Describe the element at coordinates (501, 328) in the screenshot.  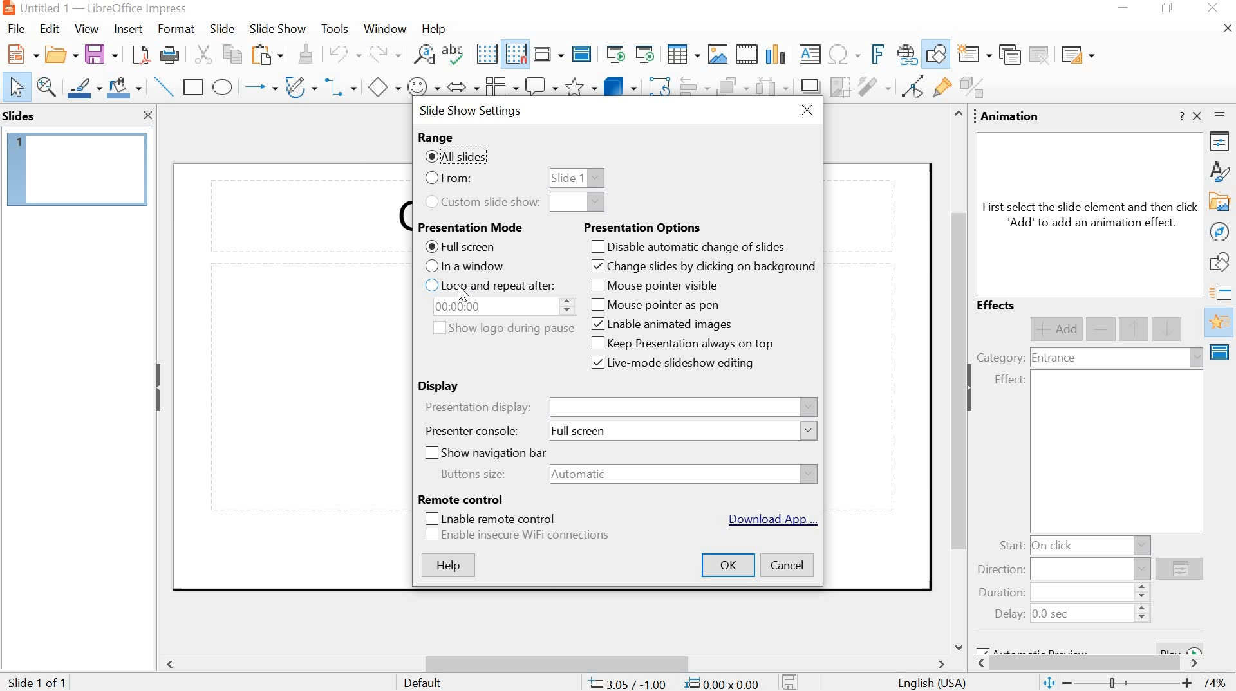
I see `show logo during pause` at that location.